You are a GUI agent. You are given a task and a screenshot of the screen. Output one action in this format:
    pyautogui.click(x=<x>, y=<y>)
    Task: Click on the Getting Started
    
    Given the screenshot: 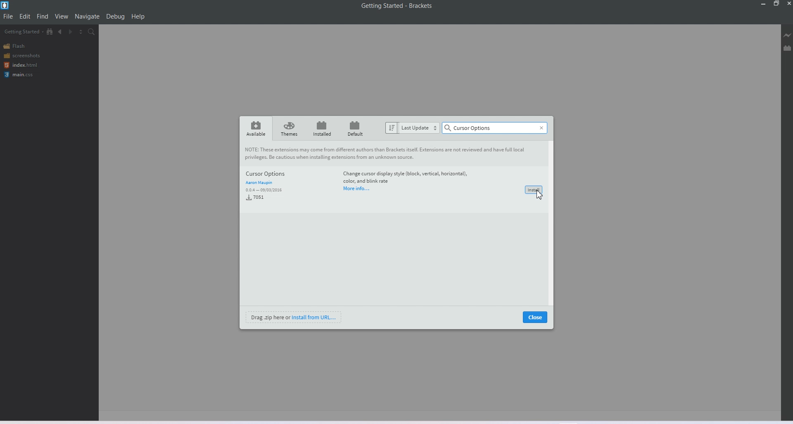 What is the action you would take?
    pyautogui.click(x=24, y=31)
    